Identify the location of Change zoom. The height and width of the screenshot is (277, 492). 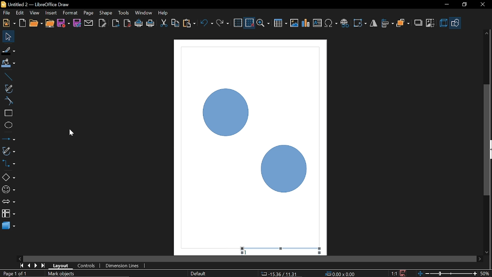
(448, 273).